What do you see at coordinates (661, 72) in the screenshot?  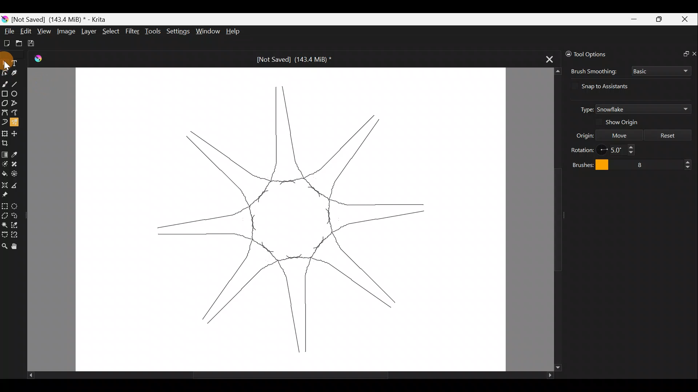 I see `Basic` at bounding box center [661, 72].